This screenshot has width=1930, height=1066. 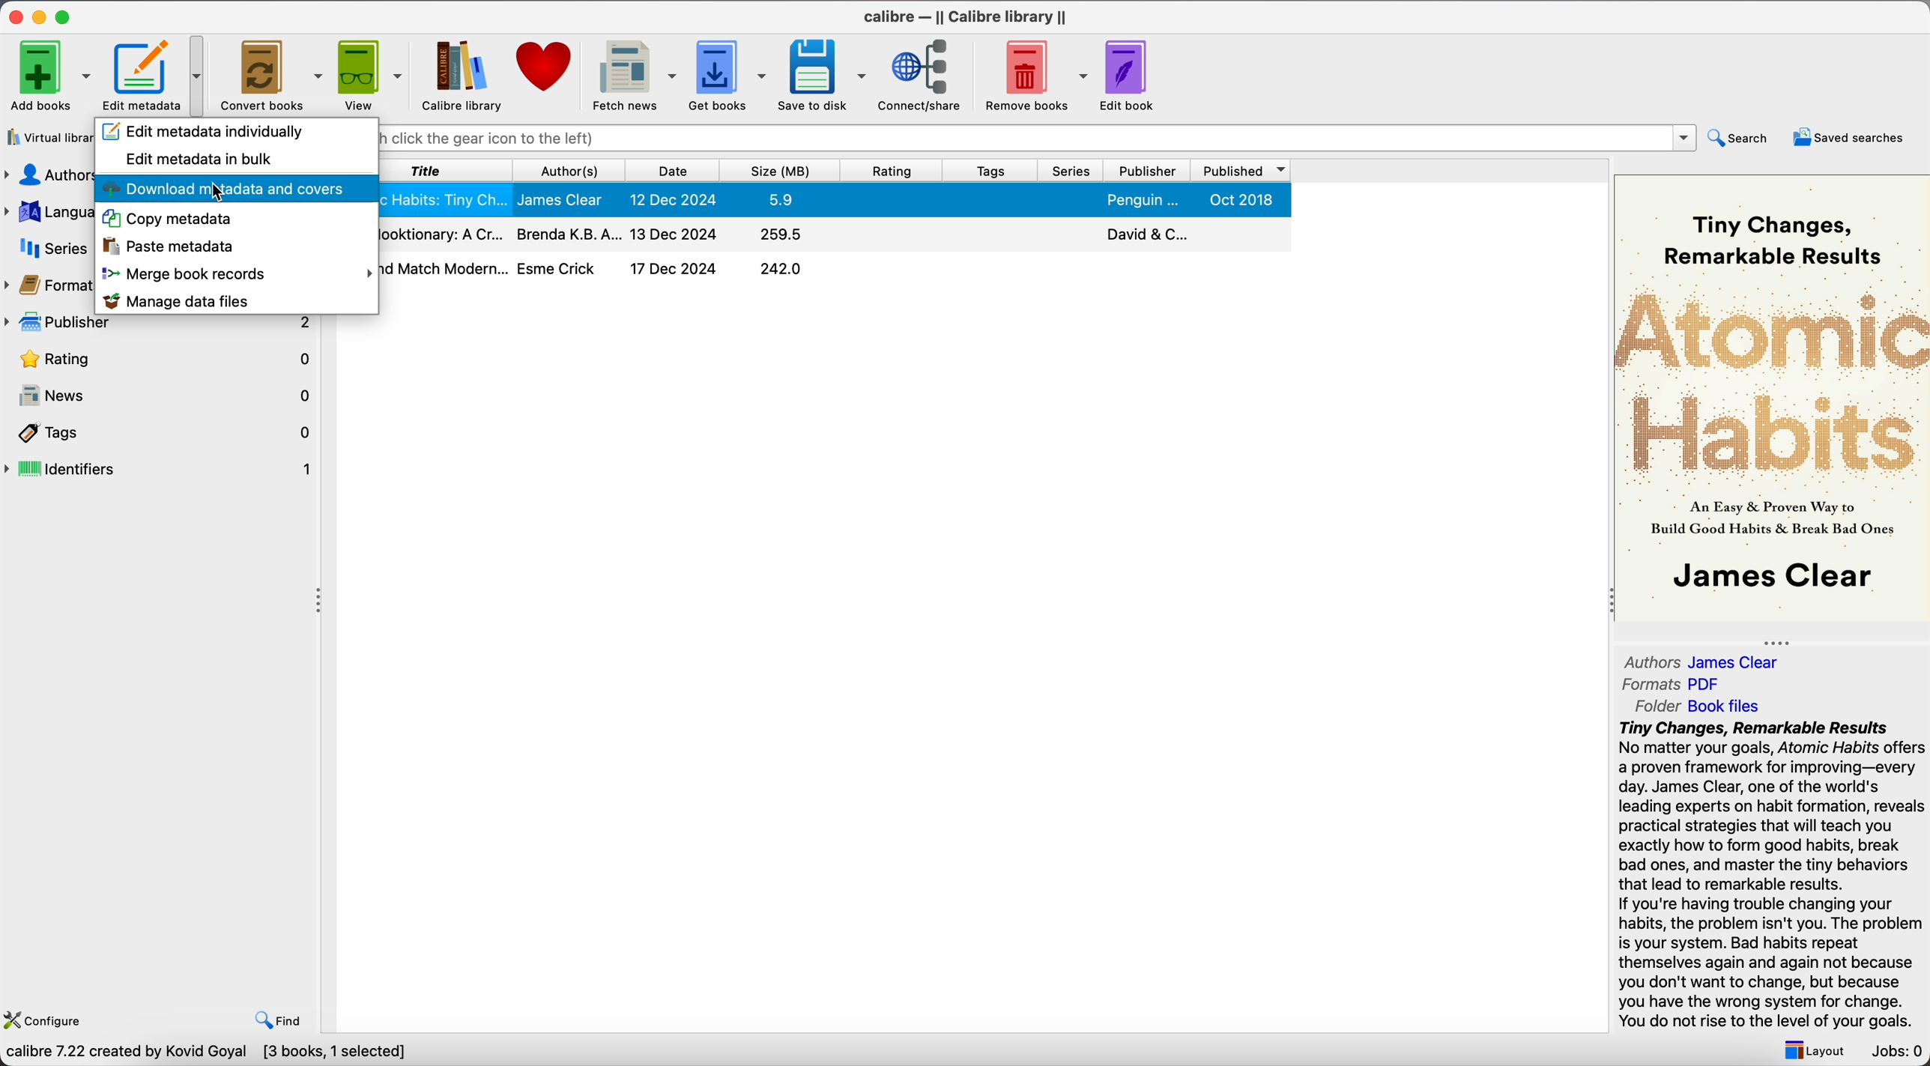 What do you see at coordinates (823, 76) in the screenshot?
I see `save to disk` at bounding box center [823, 76].